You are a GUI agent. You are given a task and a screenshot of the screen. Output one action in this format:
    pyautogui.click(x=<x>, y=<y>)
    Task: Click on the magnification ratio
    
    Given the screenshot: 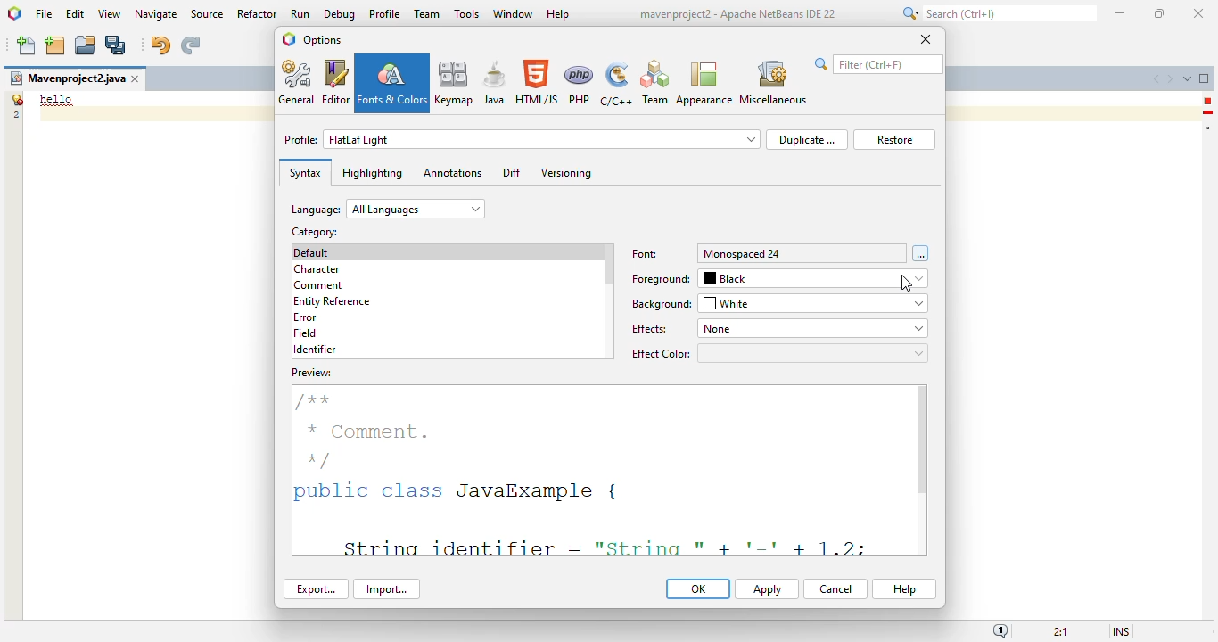 What is the action you would take?
    pyautogui.click(x=1059, y=630)
    